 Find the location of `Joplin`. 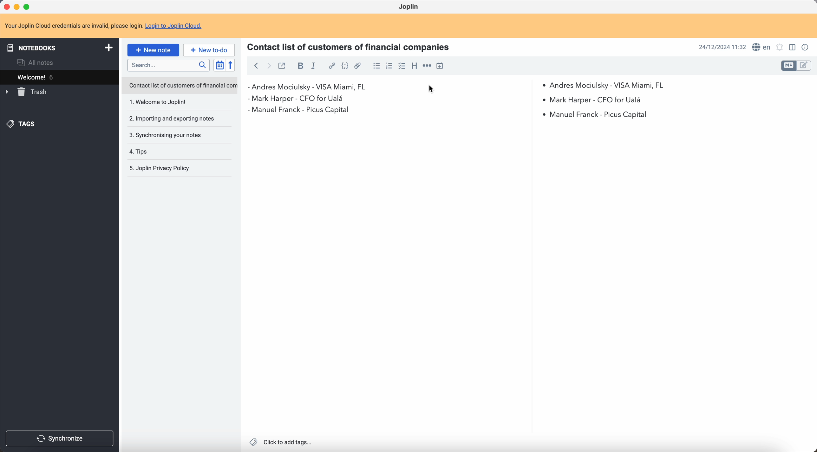

Joplin is located at coordinates (408, 6).